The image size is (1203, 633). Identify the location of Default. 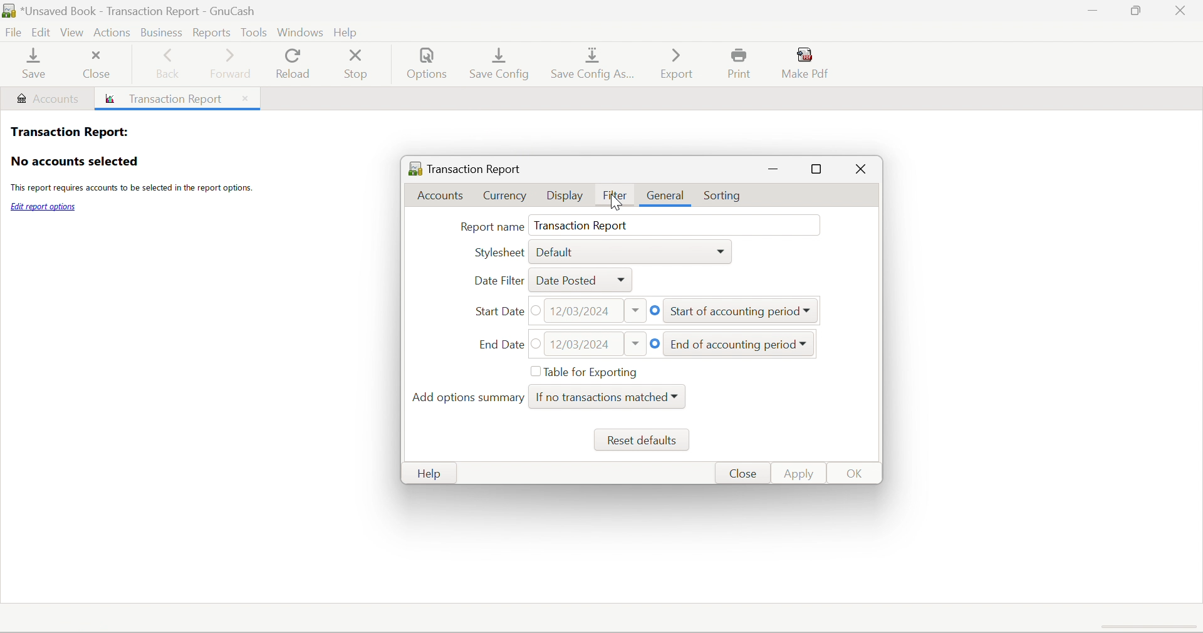
(556, 252).